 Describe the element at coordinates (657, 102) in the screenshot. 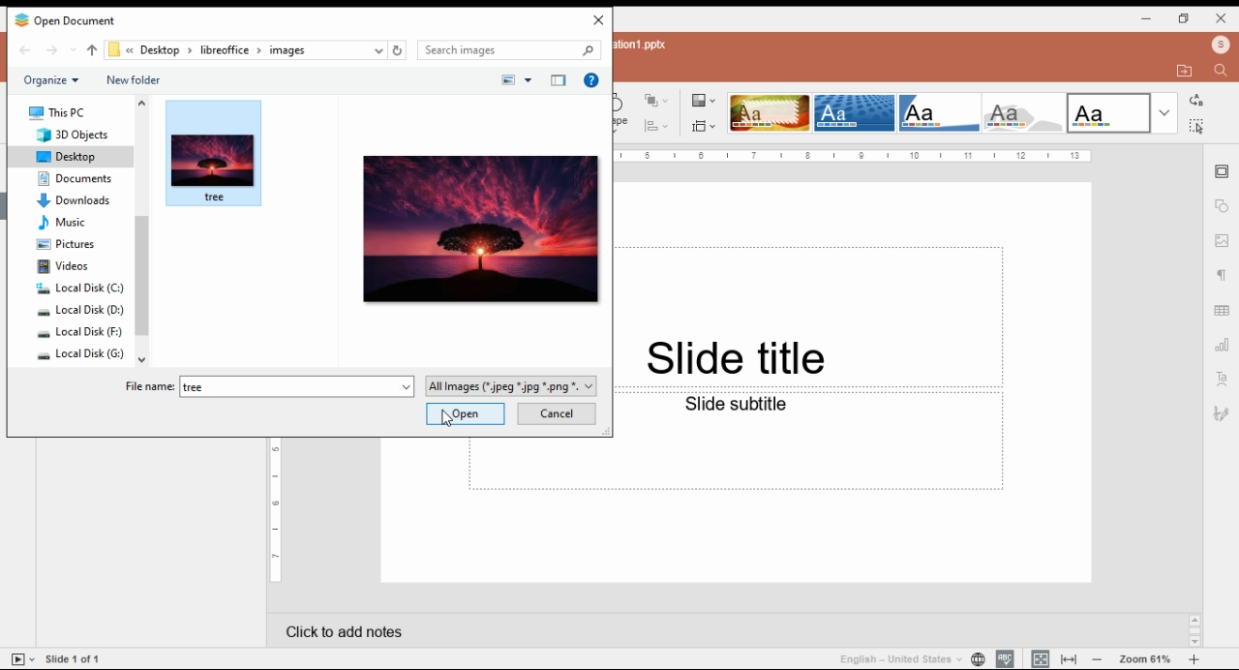

I see `arrange shapes` at that location.